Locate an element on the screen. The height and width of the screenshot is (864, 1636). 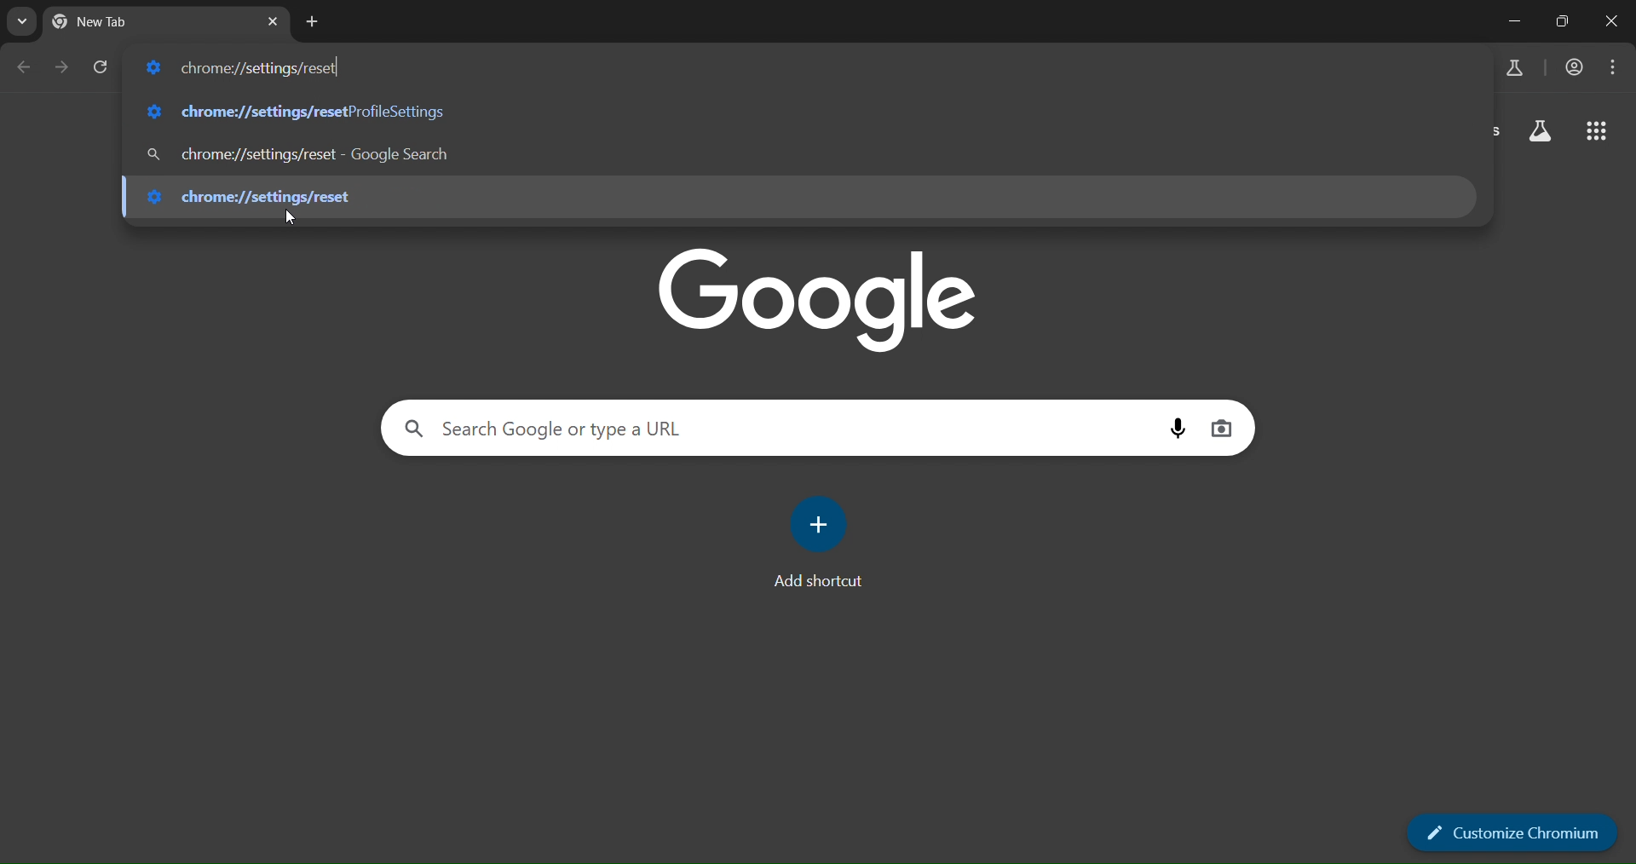
add shortcut is located at coordinates (824, 540).